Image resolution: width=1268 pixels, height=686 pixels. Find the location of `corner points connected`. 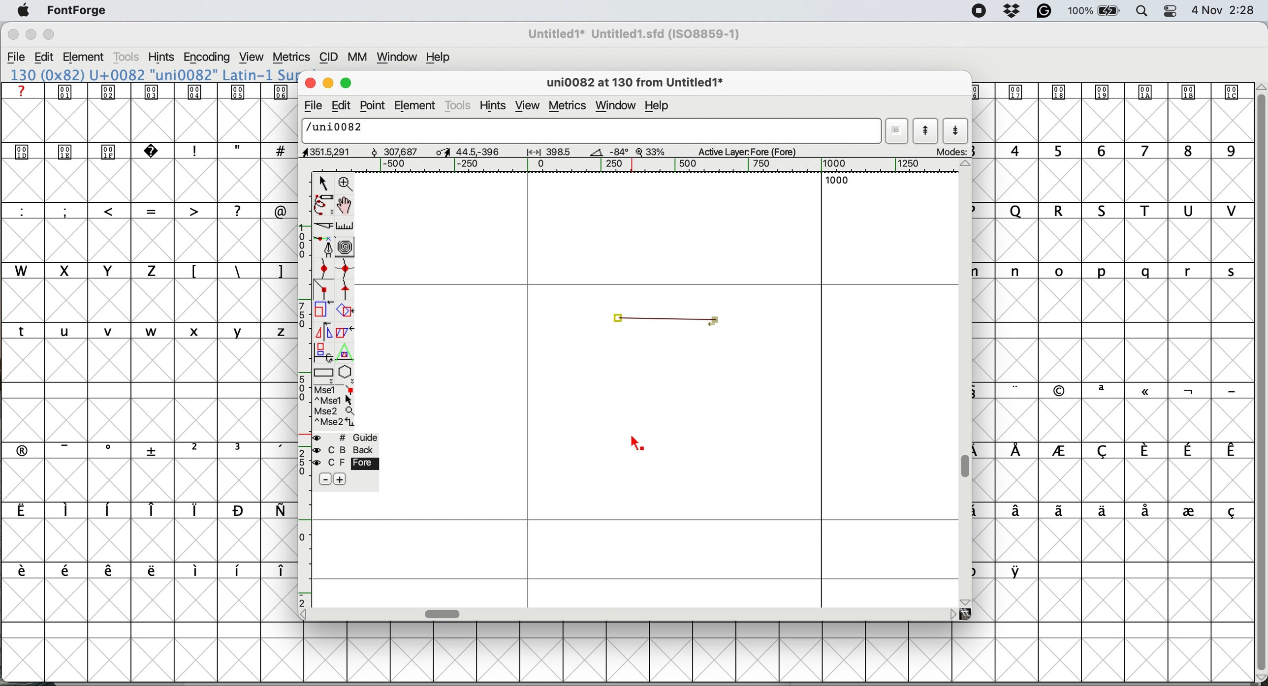

corner points connected is located at coordinates (666, 316).